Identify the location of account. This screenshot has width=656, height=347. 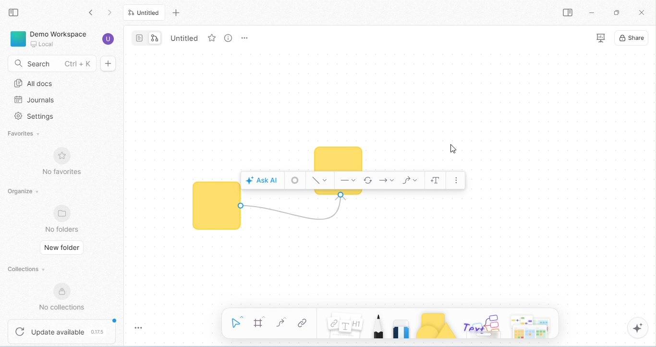
(109, 40).